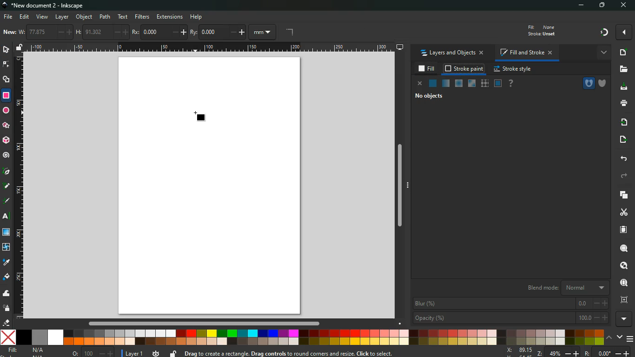 This screenshot has width=635, height=357. Describe the element at coordinates (625, 196) in the screenshot. I see `layers` at that location.